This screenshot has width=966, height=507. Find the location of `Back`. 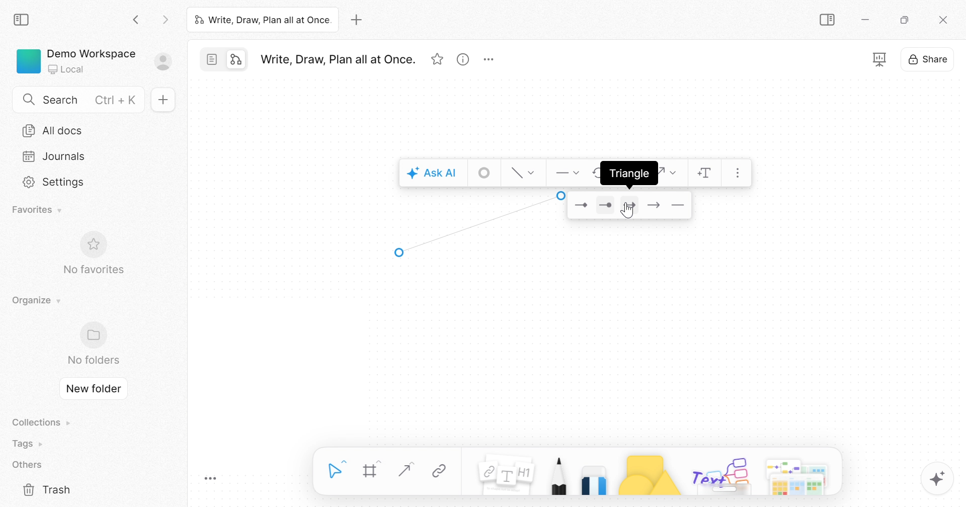

Back is located at coordinates (136, 21).